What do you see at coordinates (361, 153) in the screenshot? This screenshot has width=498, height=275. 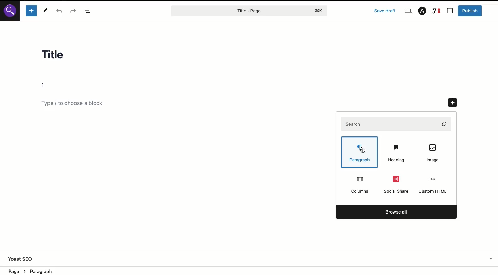 I see `Paragraph` at bounding box center [361, 153].